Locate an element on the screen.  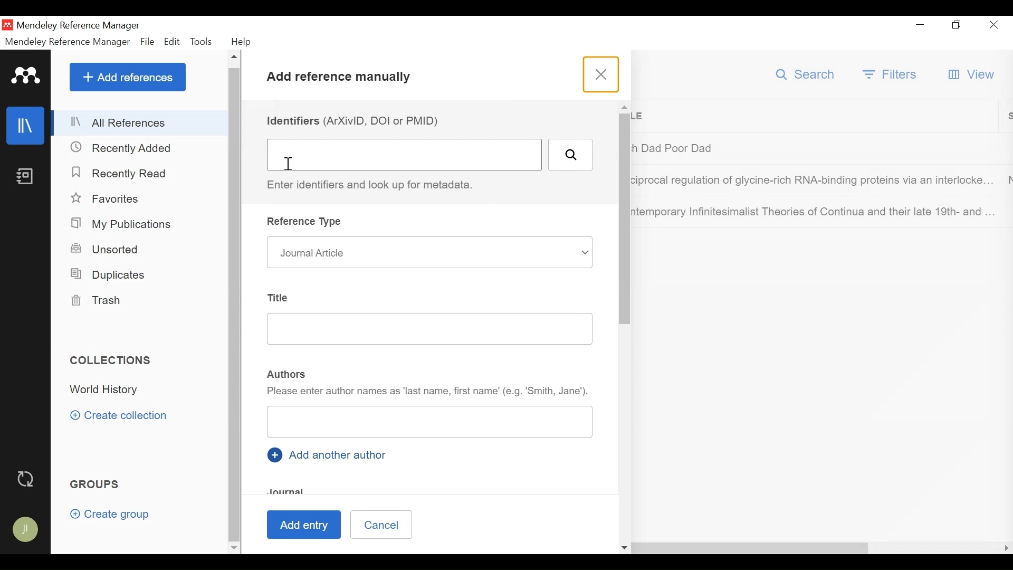
Cancel is located at coordinates (380, 524).